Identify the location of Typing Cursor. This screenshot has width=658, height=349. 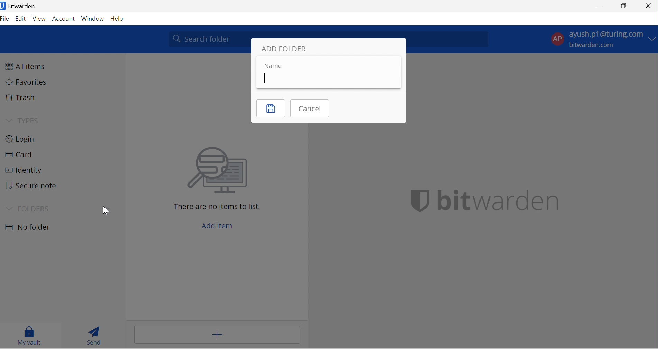
(263, 79).